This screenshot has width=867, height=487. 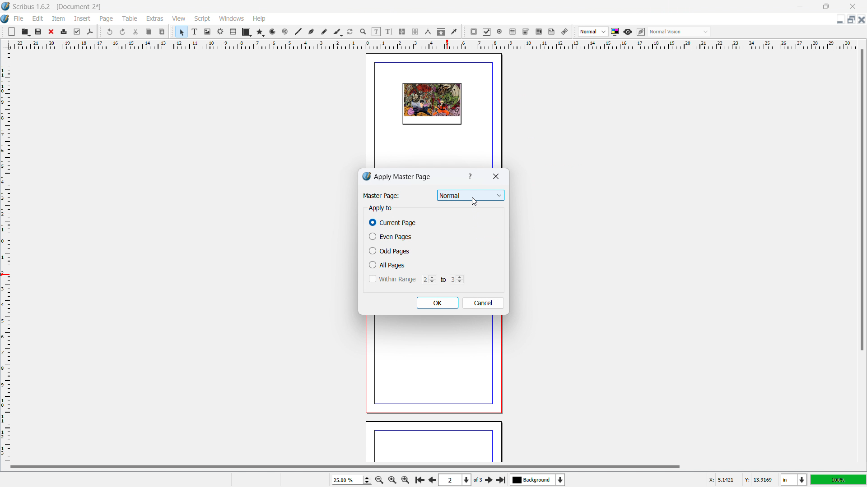 What do you see at coordinates (679, 32) in the screenshot?
I see `select visual appearance of the display` at bounding box center [679, 32].